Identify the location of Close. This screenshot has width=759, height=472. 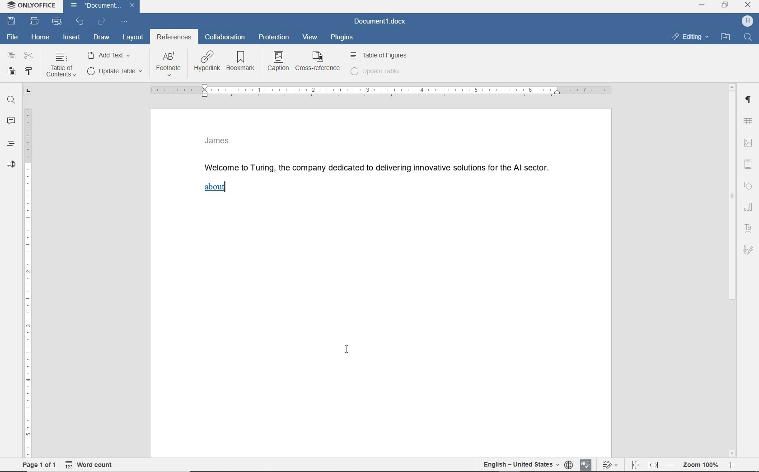
(133, 6).